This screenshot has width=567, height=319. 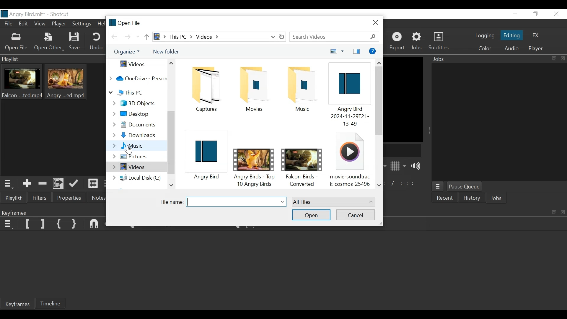 I want to click on Keyframe Panel, so click(x=53, y=212).